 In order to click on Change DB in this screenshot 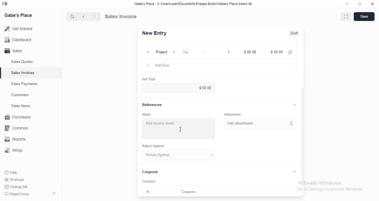, I will do `click(17, 187)`.